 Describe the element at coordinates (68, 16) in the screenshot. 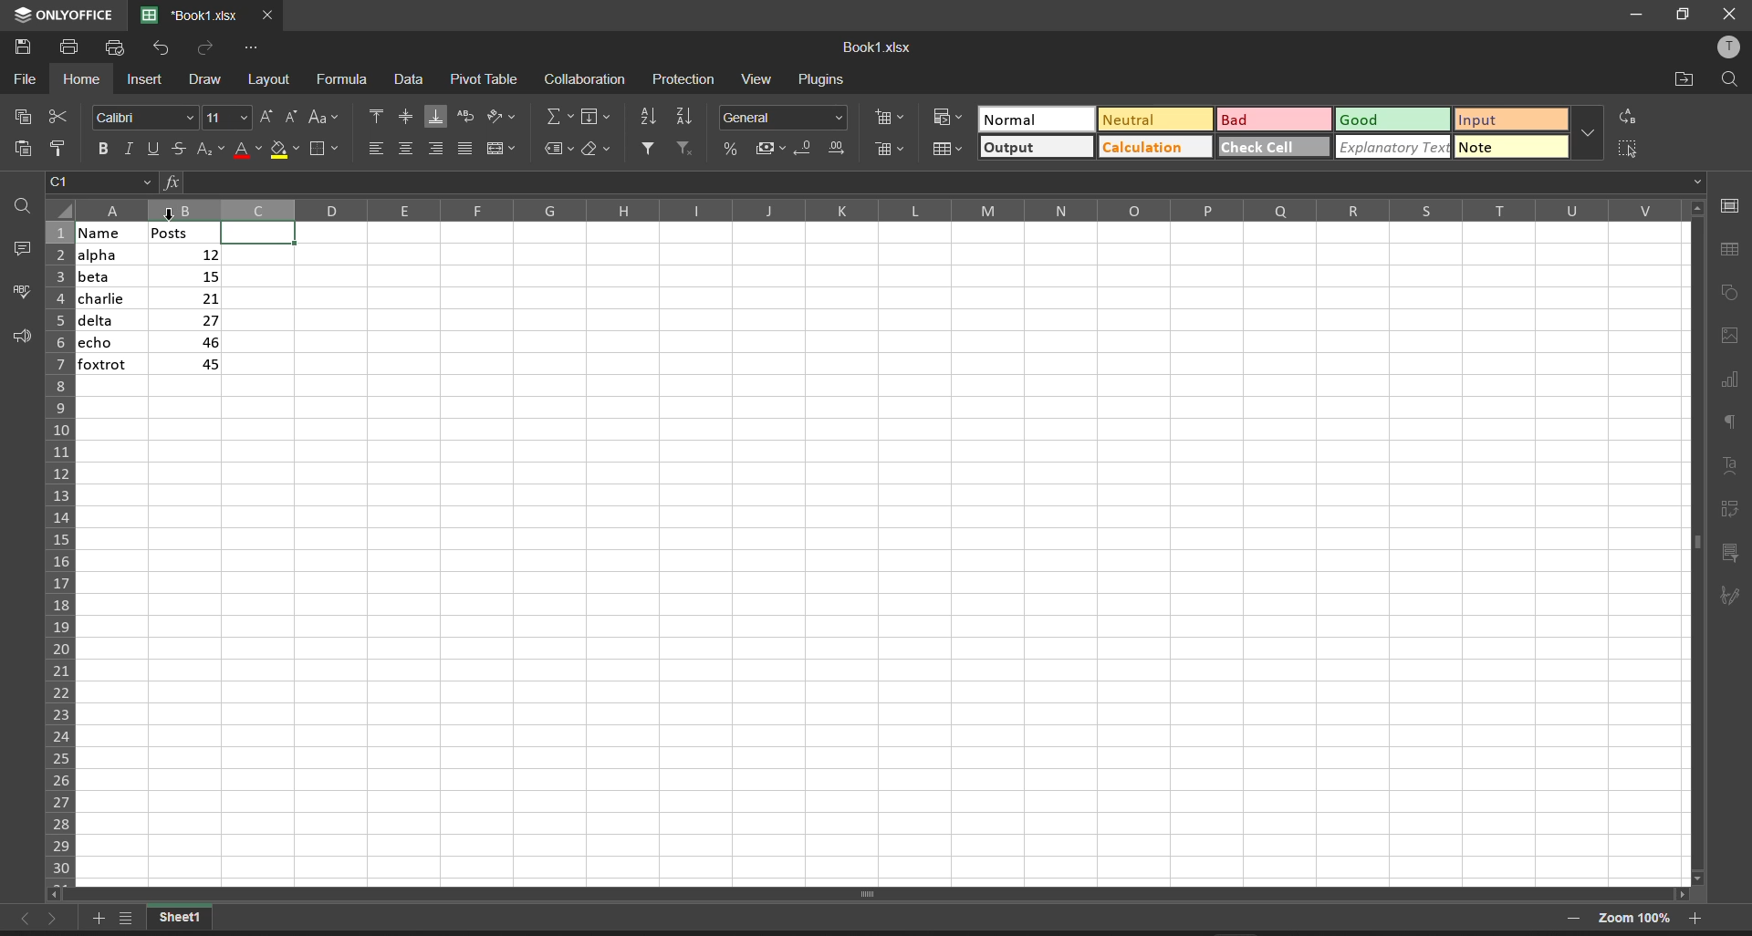

I see `onlyoffice` at that location.